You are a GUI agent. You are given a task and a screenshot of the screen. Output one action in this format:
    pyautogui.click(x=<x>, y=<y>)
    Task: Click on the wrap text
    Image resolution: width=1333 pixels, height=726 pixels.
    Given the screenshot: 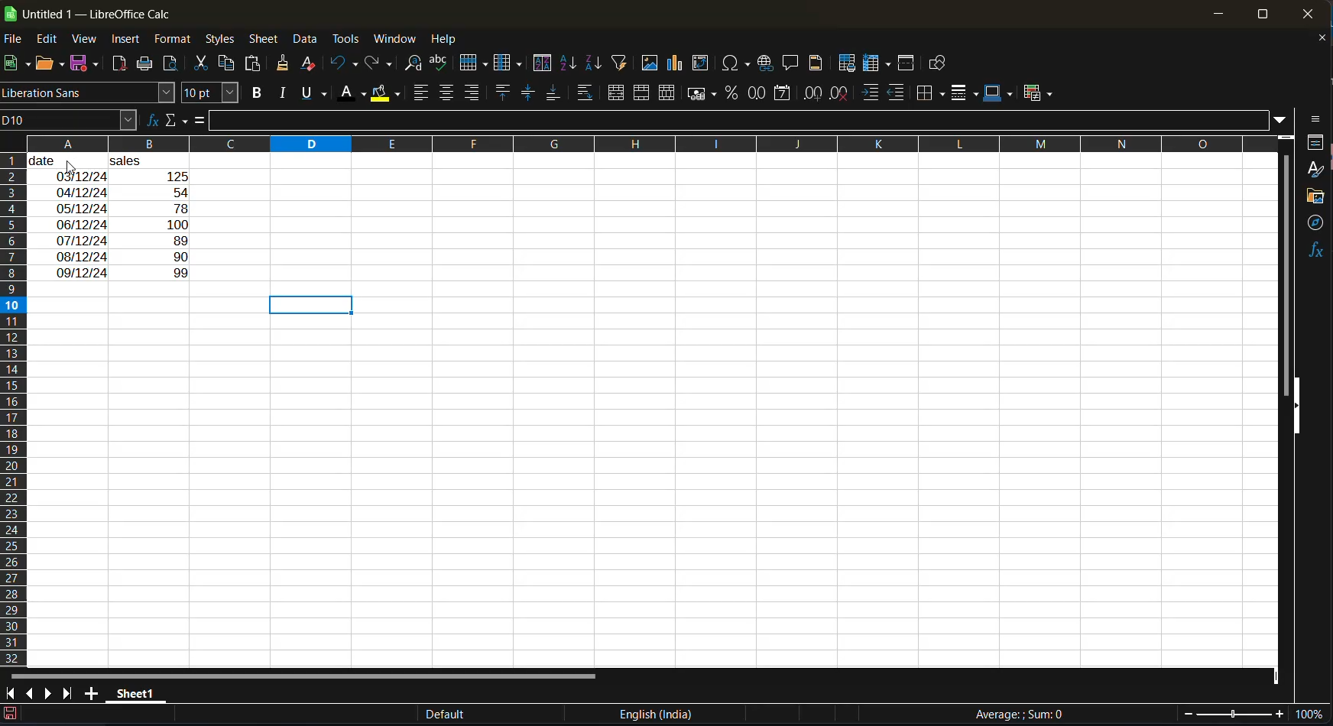 What is the action you would take?
    pyautogui.click(x=587, y=92)
    